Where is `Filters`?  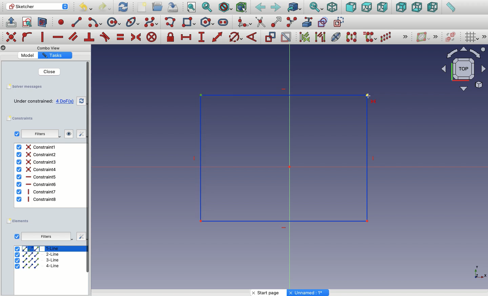 Filters is located at coordinates (46, 237).